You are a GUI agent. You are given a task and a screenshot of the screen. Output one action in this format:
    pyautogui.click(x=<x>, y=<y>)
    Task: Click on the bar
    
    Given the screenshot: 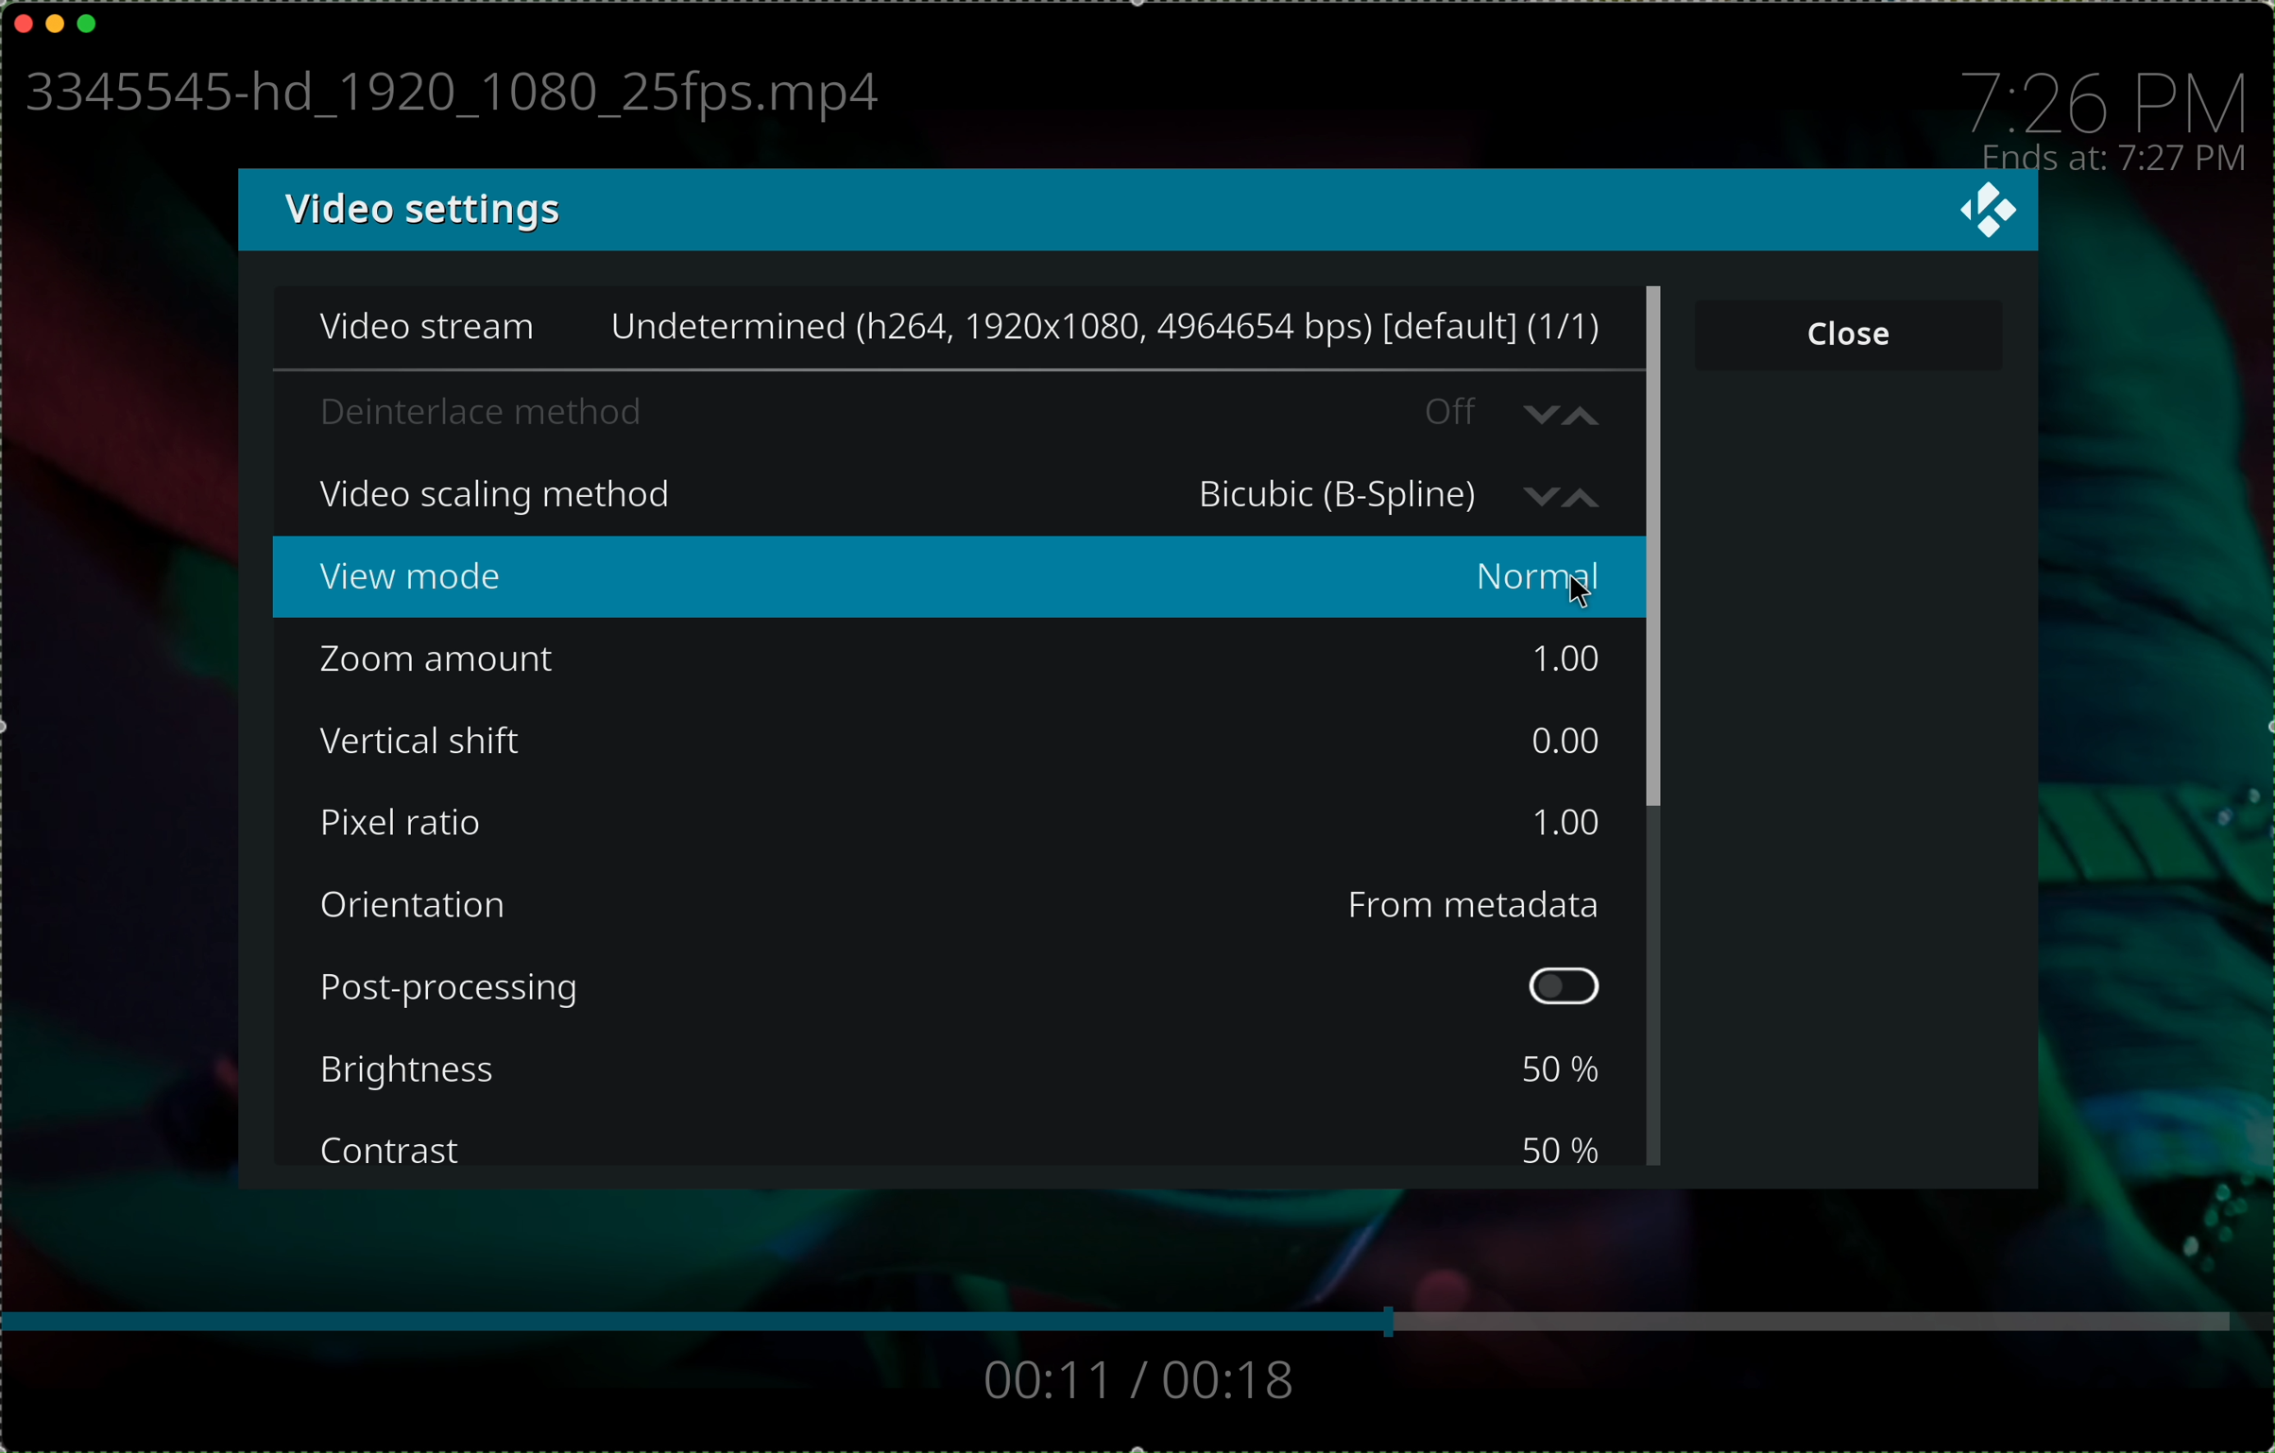 What is the action you would take?
    pyautogui.click(x=1135, y=1321)
    